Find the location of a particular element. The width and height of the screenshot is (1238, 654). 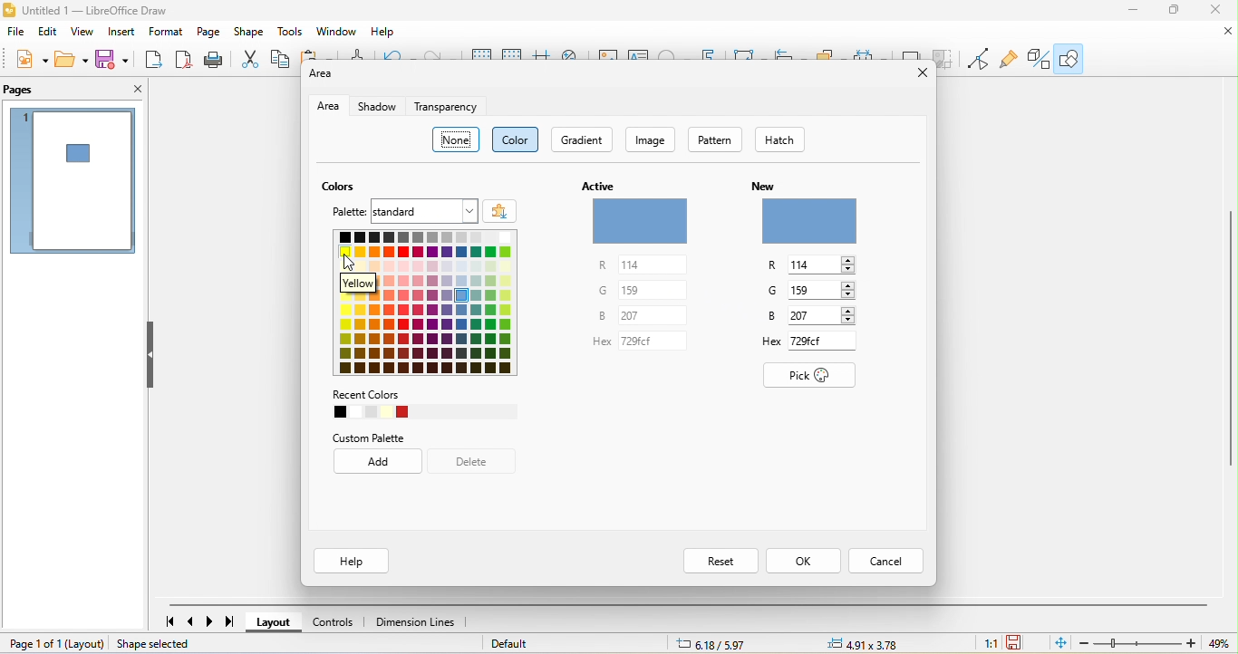

hide is located at coordinates (156, 356).